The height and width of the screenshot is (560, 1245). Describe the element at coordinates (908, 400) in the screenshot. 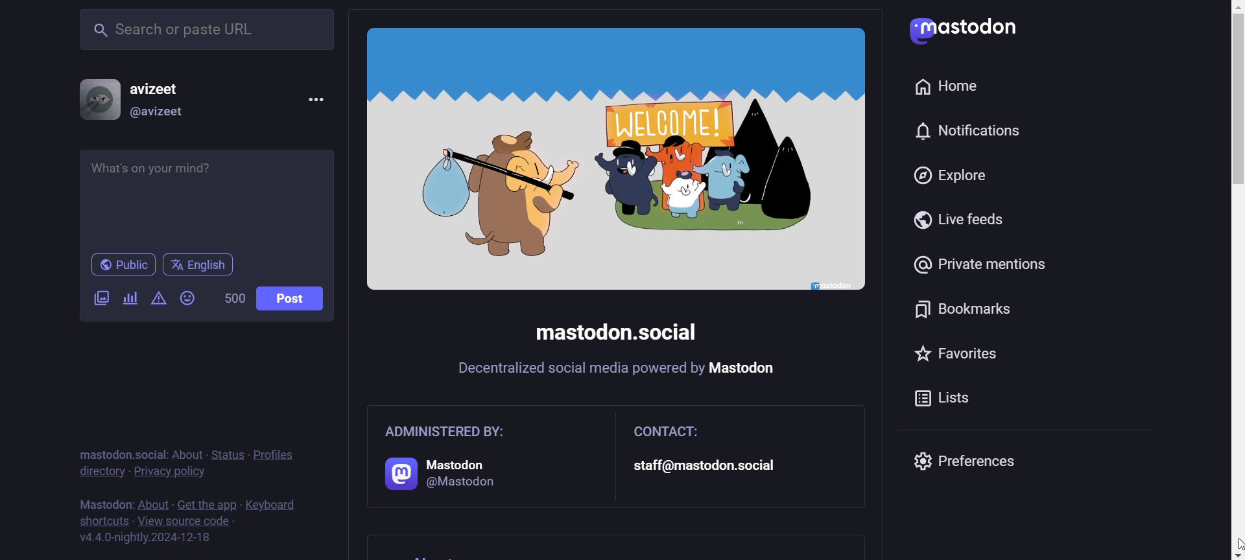

I see `lists` at that location.